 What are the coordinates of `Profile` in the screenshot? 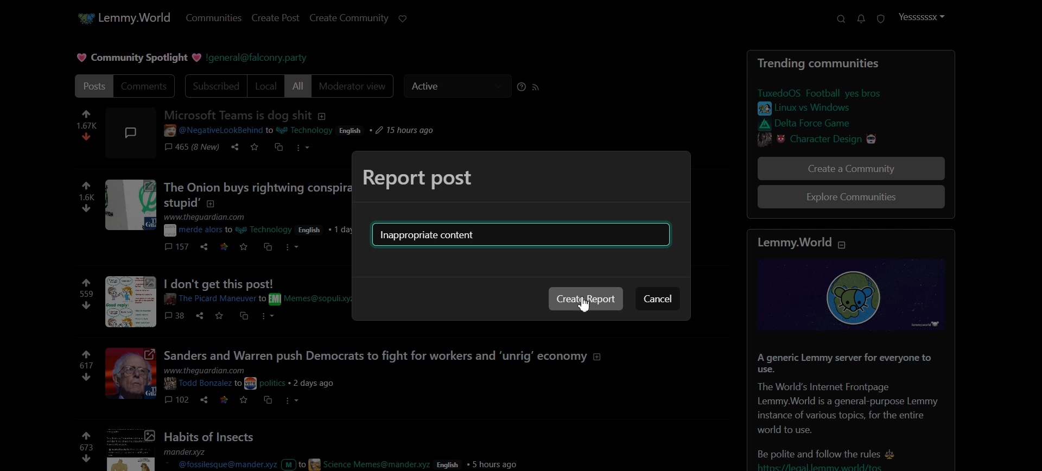 It's located at (922, 17).